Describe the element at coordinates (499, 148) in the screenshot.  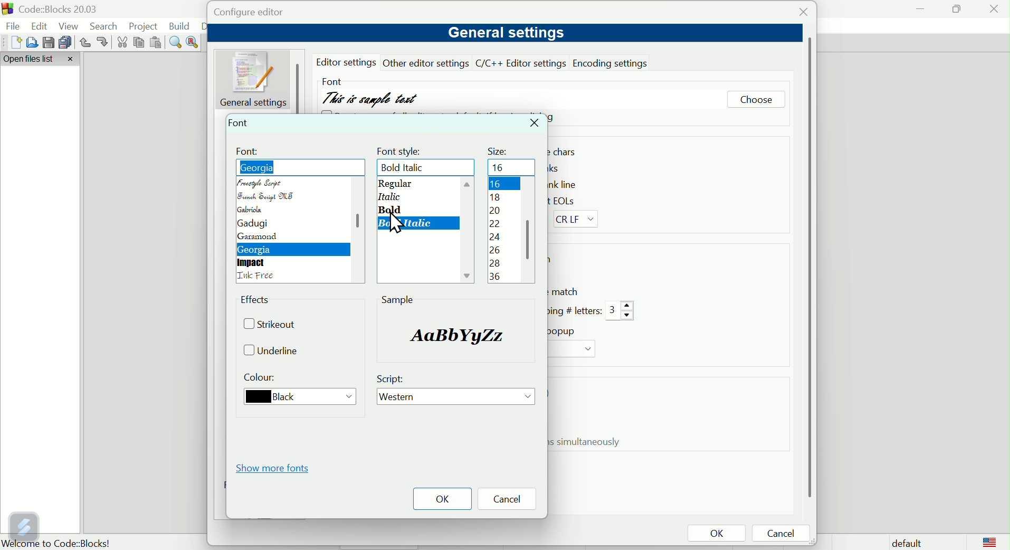
I see `Size` at that location.